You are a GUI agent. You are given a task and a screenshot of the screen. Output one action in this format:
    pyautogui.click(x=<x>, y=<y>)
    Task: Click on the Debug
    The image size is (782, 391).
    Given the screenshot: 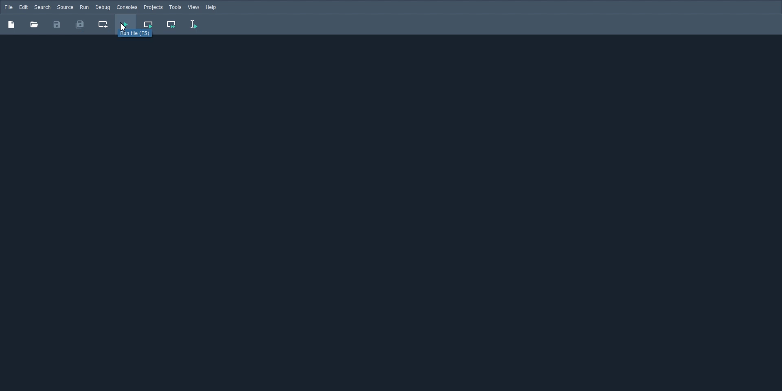 What is the action you would take?
    pyautogui.click(x=102, y=7)
    